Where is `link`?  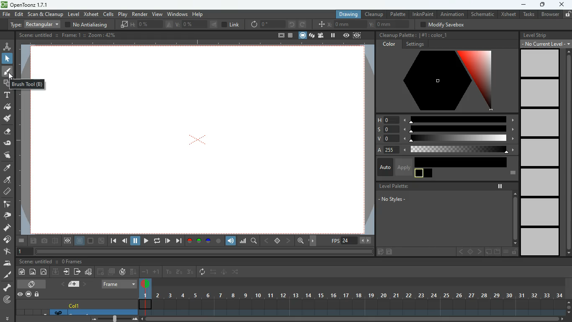
link is located at coordinates (231, 25).